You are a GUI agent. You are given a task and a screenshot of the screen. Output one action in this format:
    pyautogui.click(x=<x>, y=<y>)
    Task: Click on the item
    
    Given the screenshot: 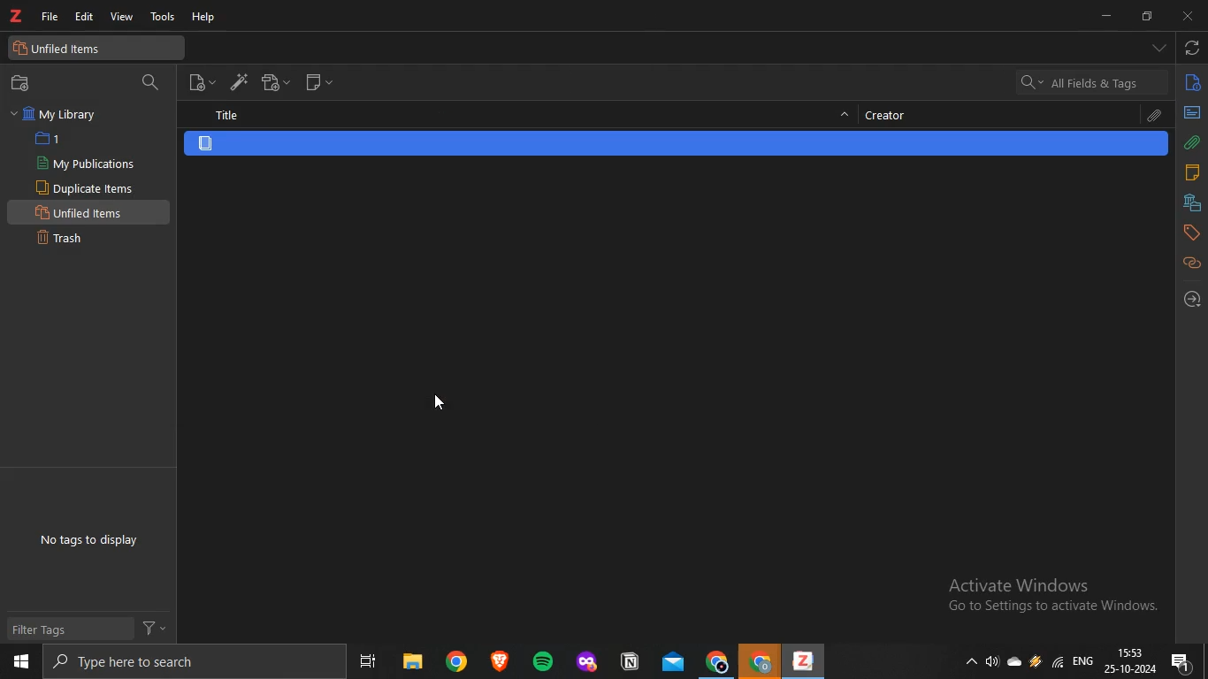 What is the action you would take?
    pyautogui.click(x=206, y=144)
    